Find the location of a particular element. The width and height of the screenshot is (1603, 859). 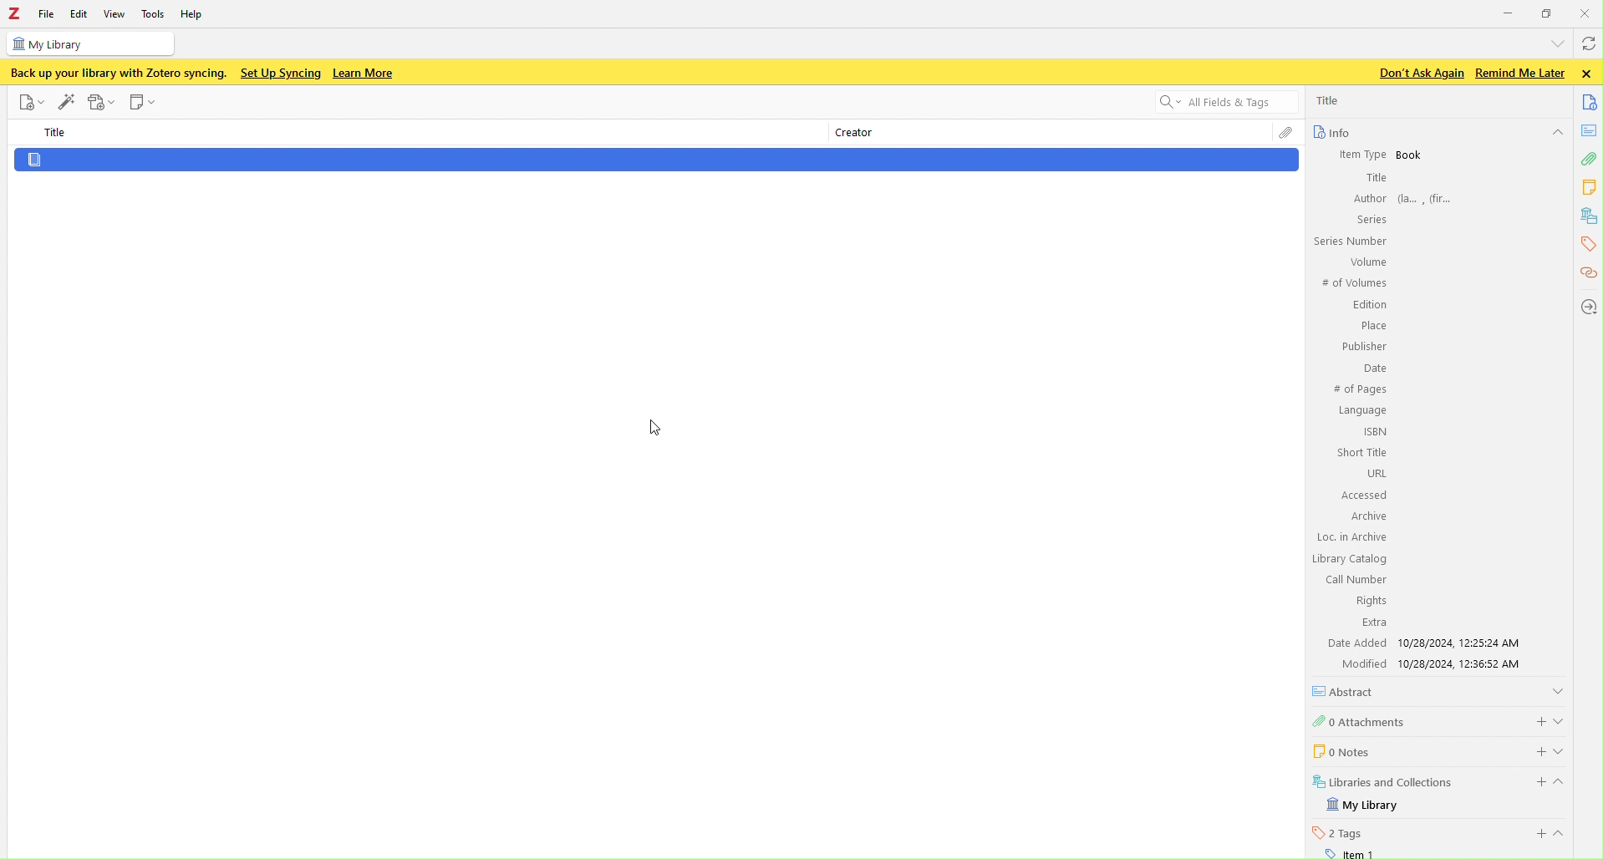

Library Catalog is located at coordinates (1351, 559).